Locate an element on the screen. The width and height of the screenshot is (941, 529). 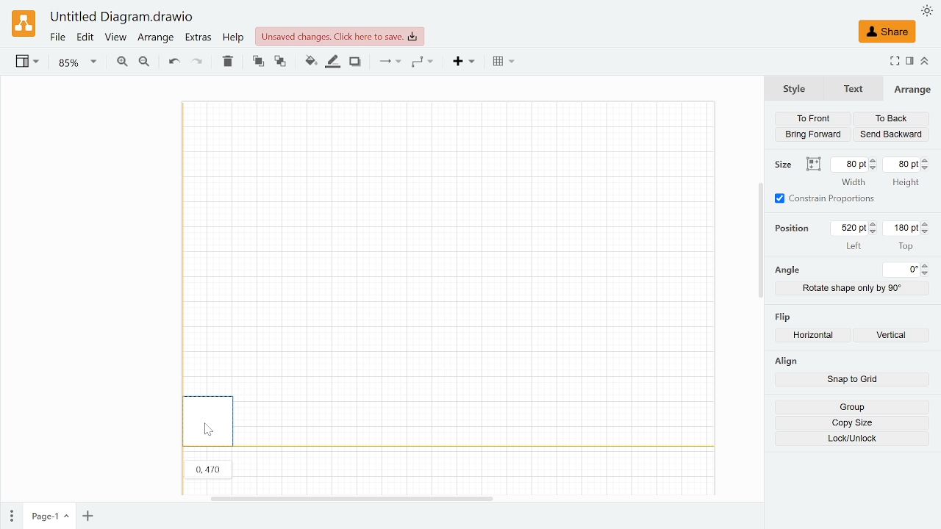
Draw.io logo is located at coordinates (25, 23).